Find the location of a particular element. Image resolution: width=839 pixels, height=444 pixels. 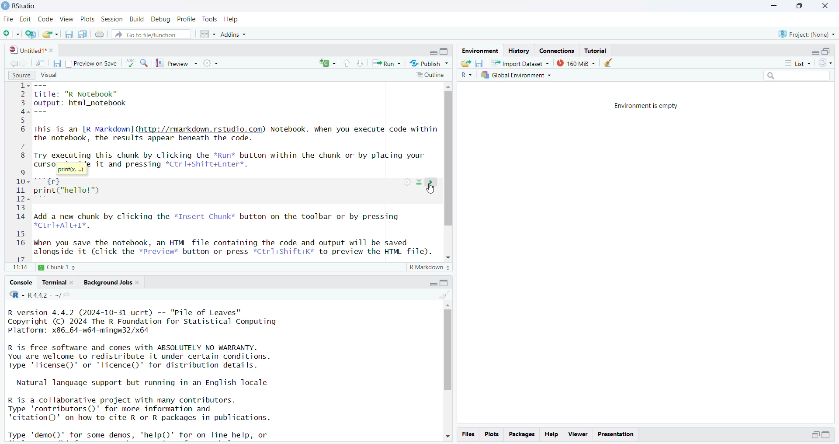

plots is located at coordinates (88, 20).